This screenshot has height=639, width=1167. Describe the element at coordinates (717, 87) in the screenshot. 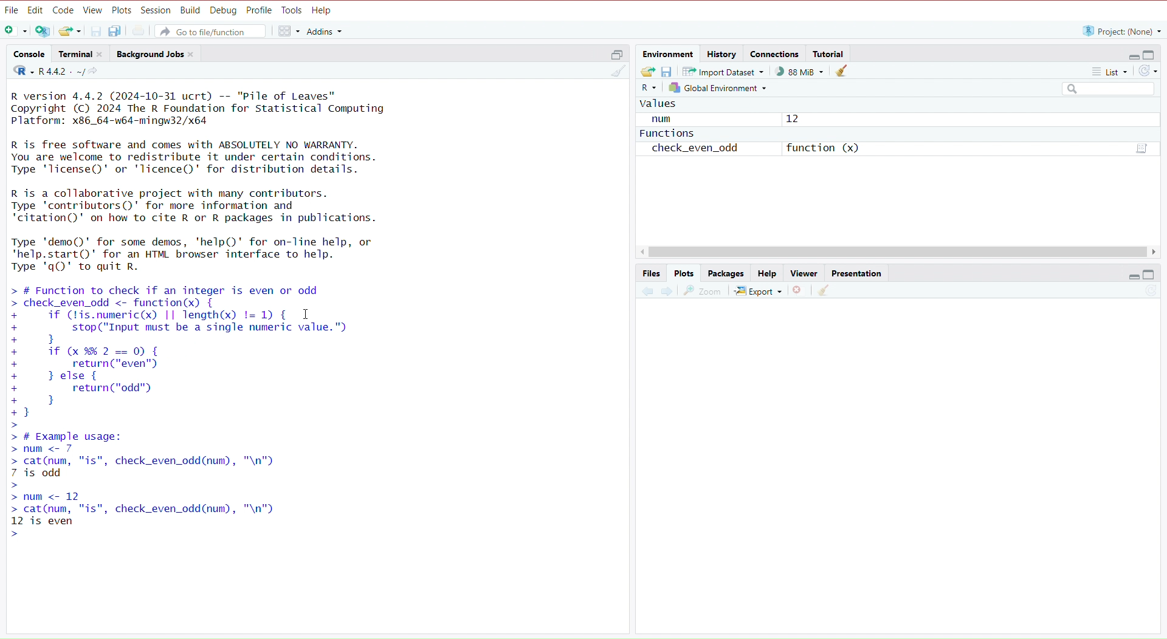

I see `global environment` at that location.